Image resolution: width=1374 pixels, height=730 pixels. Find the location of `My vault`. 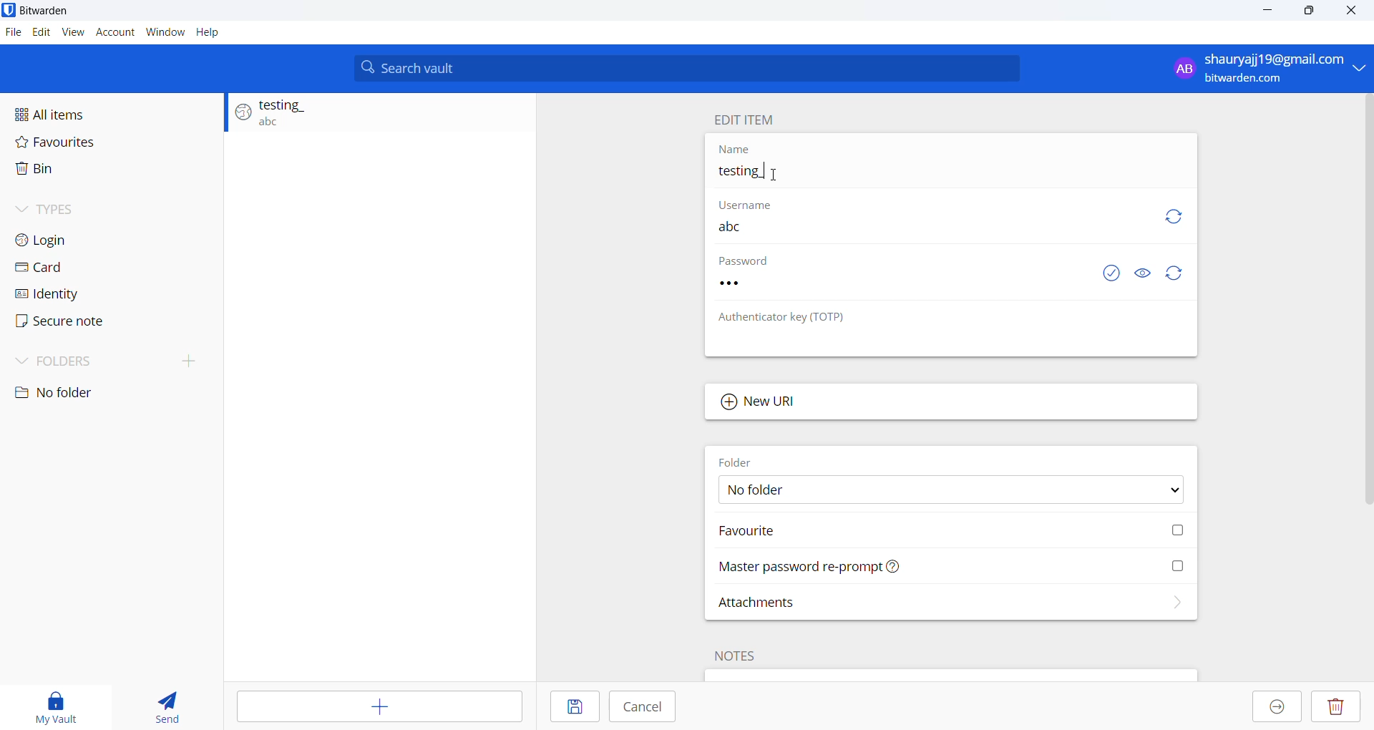

My vault is located at coordinates (62, 704).